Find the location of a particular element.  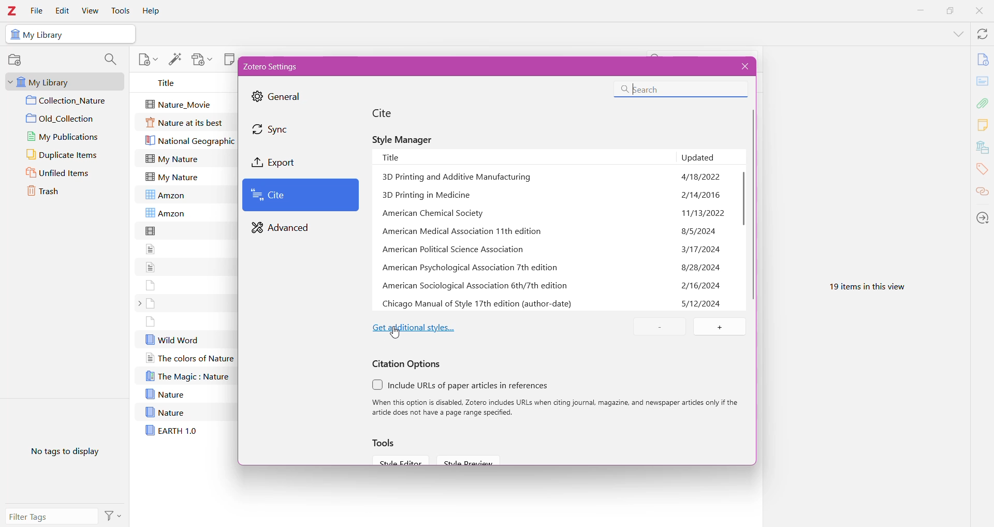

2/16/2024 is located at coordinates (701, 286).